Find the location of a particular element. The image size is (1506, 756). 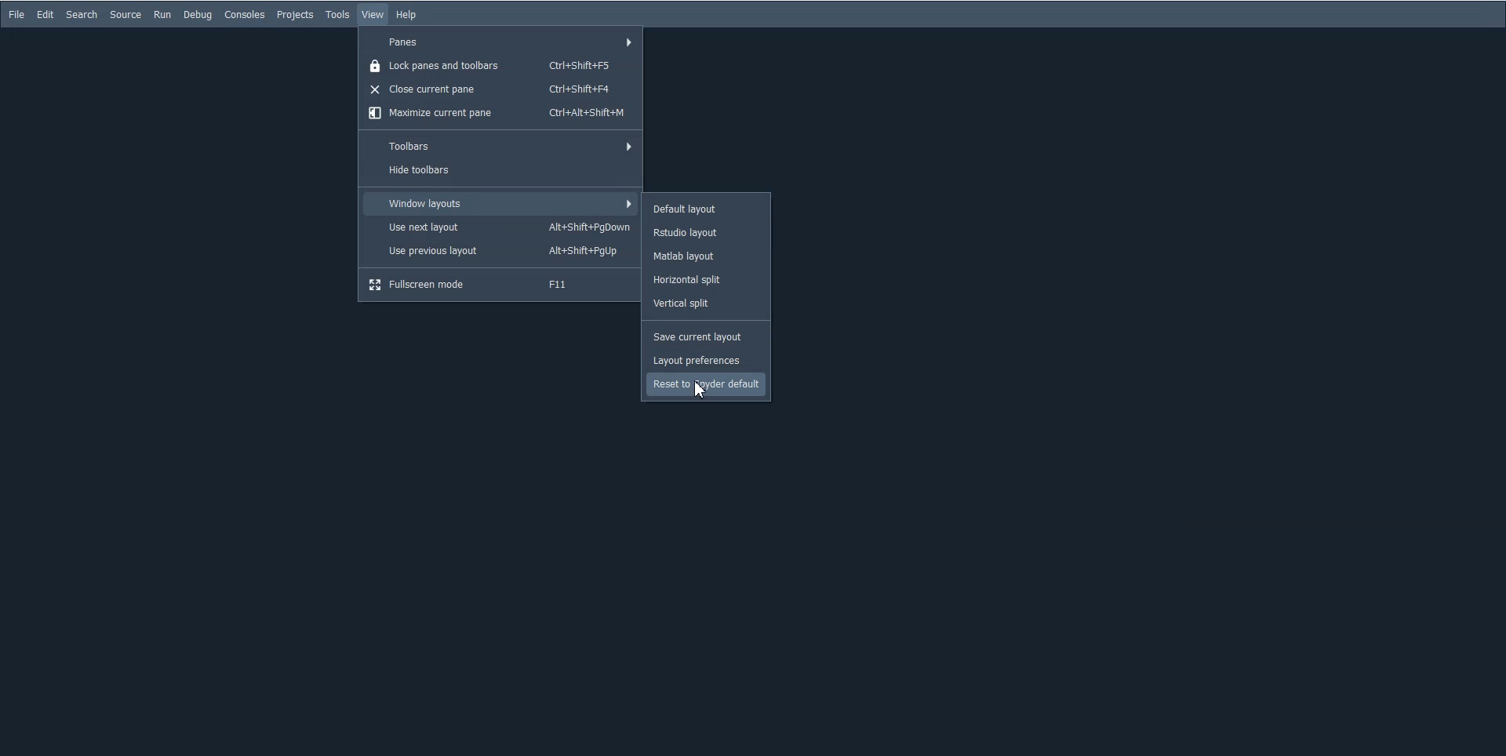

Search is located at coordinates (82, 14).